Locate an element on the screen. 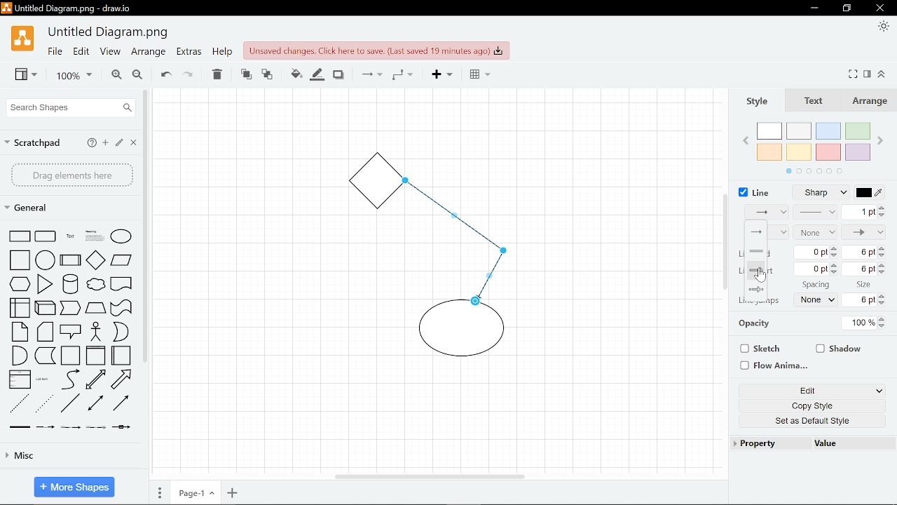 Image resolution: width=897 pixels, height=505 pixels. Line jumps. is located at coordinates (760, 302).